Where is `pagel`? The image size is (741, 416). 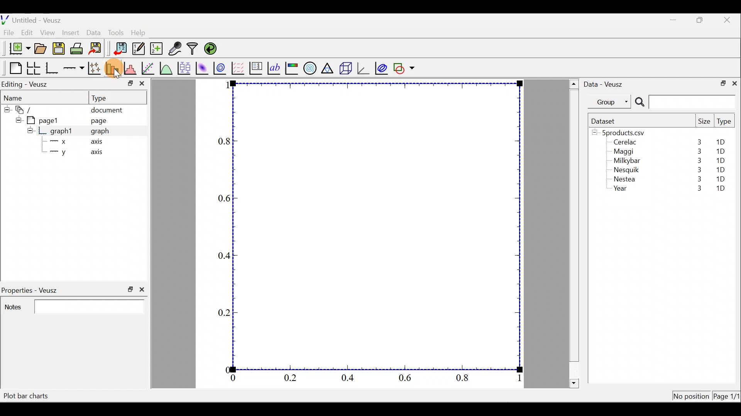 pagel is located at coordinates (46, 119).